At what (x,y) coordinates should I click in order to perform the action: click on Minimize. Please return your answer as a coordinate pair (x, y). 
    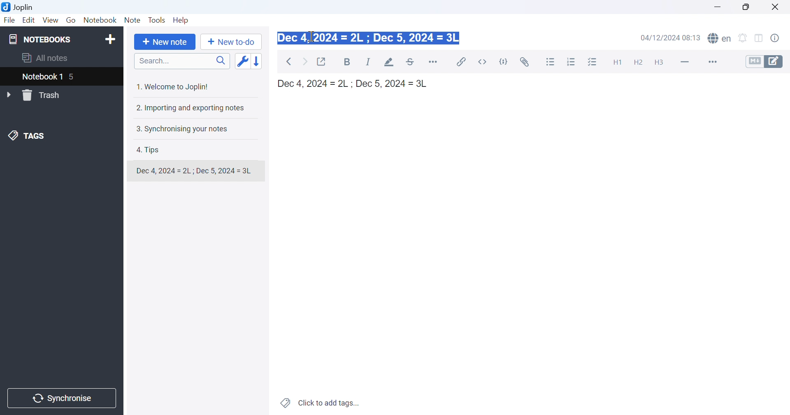
    Looking at the image, I should click on (719, 5).